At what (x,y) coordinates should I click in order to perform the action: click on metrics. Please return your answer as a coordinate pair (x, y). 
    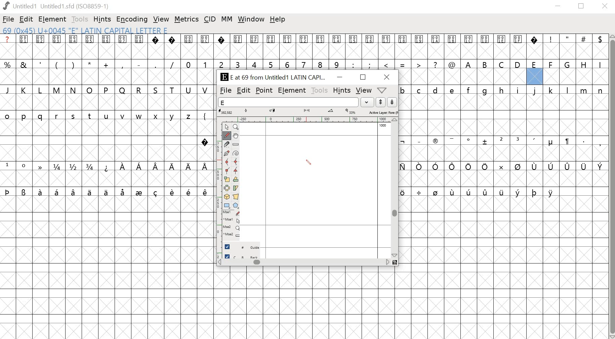
    Looking at the image, I should click on (187, 20).